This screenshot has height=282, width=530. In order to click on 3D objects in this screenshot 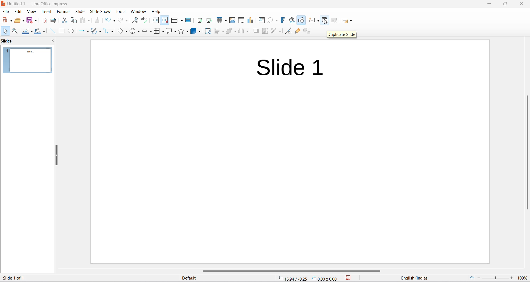, I will do `click(196, 31)`.